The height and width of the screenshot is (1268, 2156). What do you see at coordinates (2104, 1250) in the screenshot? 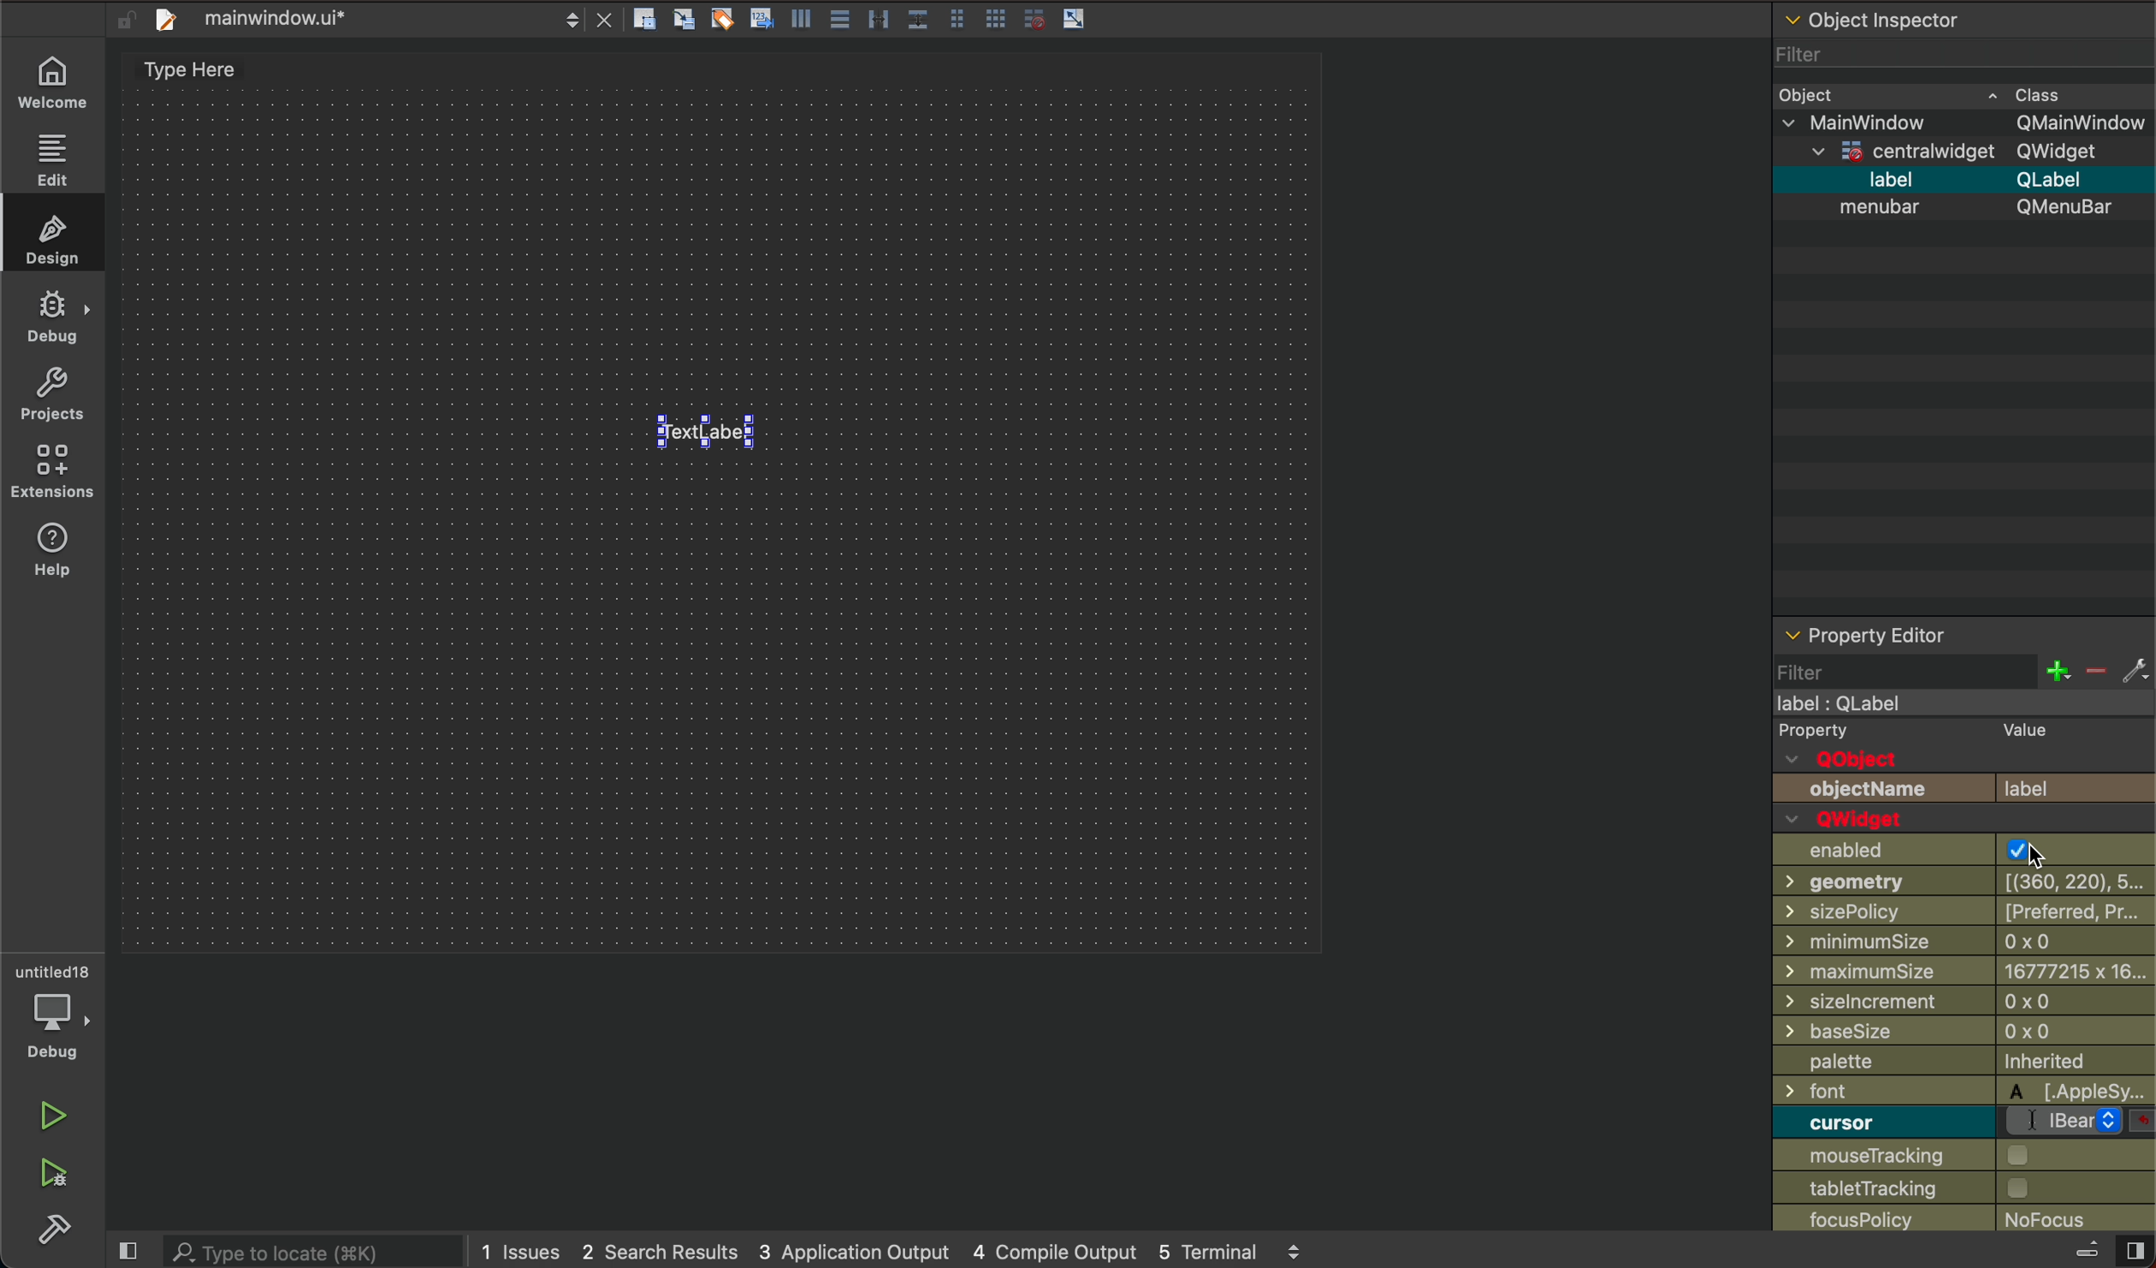
I see `close slidebar` at bounding box center [2104, 1250].